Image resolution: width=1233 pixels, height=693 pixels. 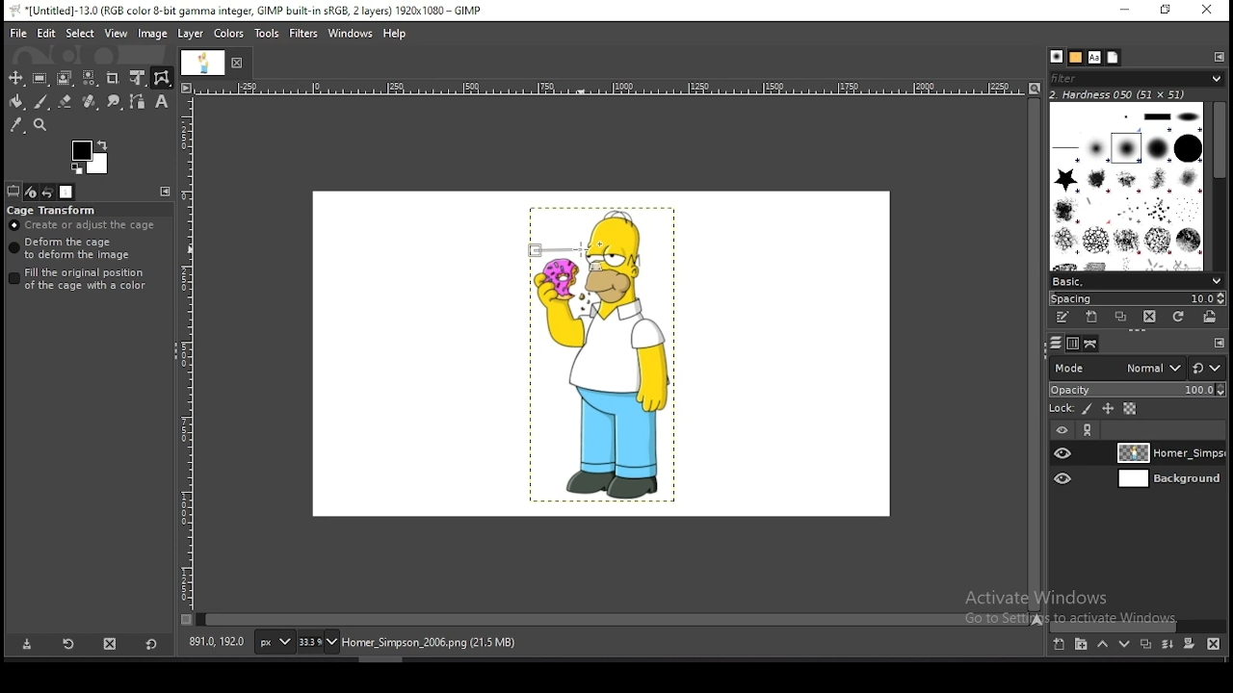 I want to click on close window, so click(x=1206, y=12).